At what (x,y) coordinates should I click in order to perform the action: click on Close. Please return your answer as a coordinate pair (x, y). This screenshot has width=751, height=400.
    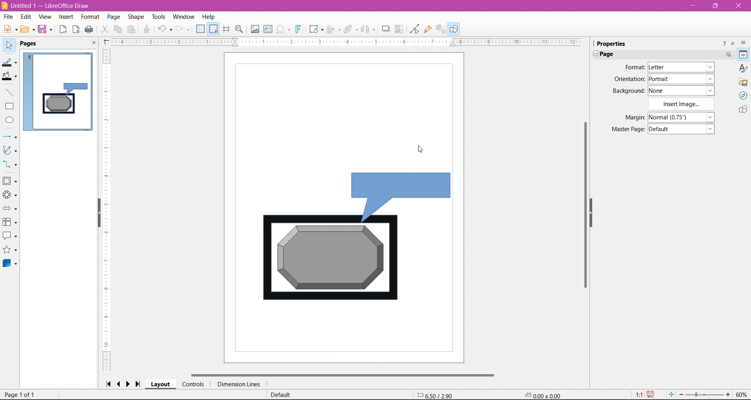
    Looking at the image, I should click on (738, 6).